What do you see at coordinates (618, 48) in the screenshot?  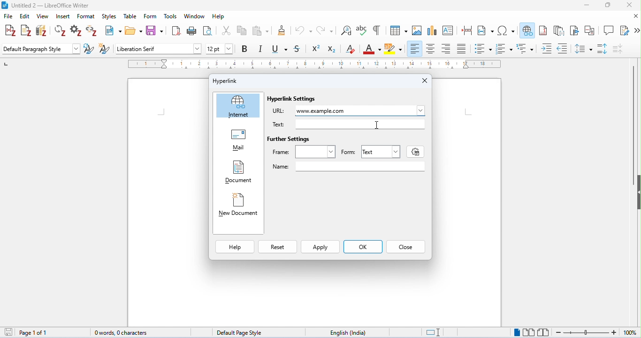 I see `decrease paragraph spacing` at bounding box center [618, 48].